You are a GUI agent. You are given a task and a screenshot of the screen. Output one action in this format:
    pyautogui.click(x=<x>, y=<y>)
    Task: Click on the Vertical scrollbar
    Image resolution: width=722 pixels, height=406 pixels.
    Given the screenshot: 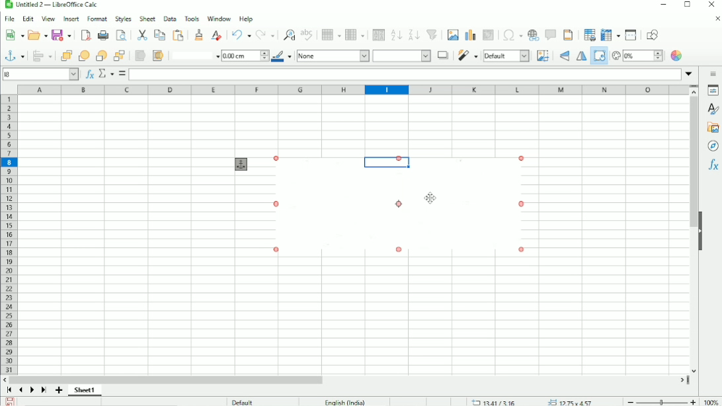 What is the action you would take?
    pyautogui.click(x=694, y=157)
    